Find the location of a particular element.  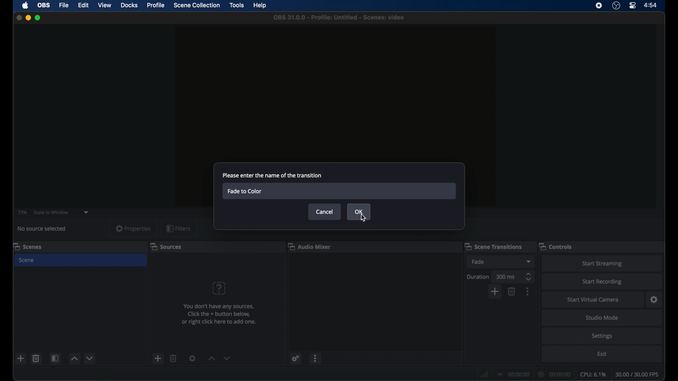

scenes is located at coordinates (27, 246).